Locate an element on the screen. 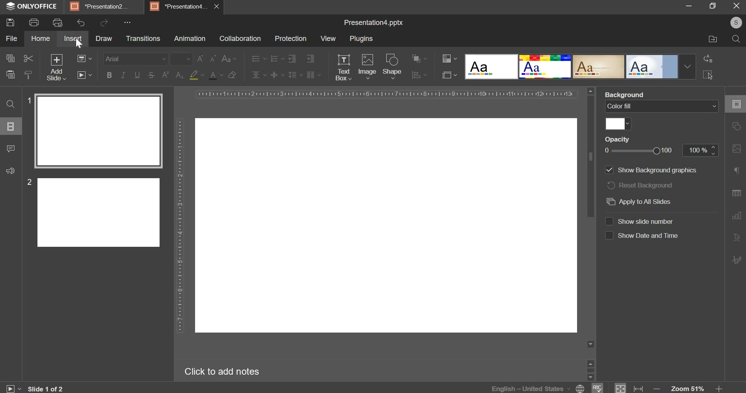 The image size is (746, 393). redo is located at coordinates (709, 60).